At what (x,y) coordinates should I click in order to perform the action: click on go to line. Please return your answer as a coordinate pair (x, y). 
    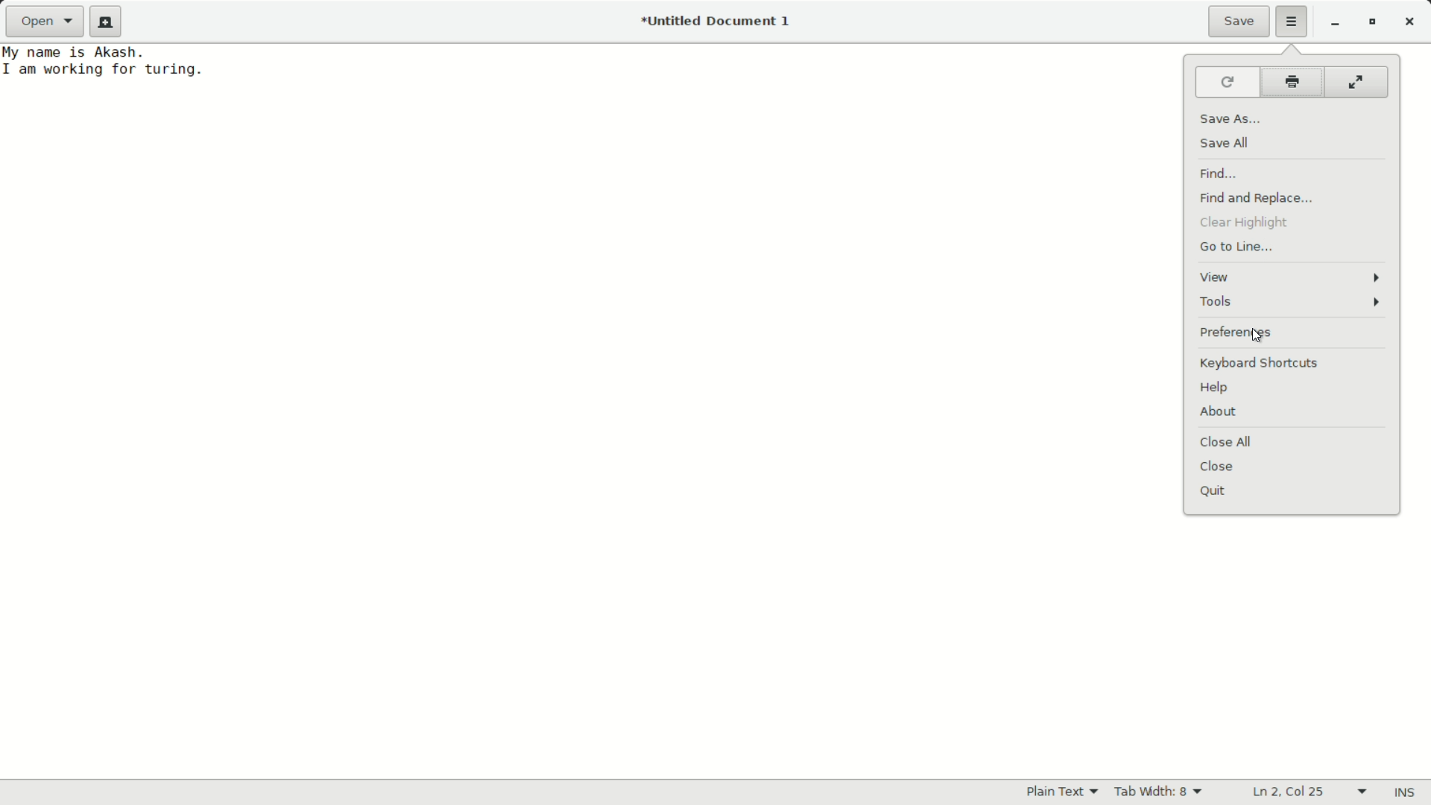
    Looking at the image, I should click on (1236, 248).